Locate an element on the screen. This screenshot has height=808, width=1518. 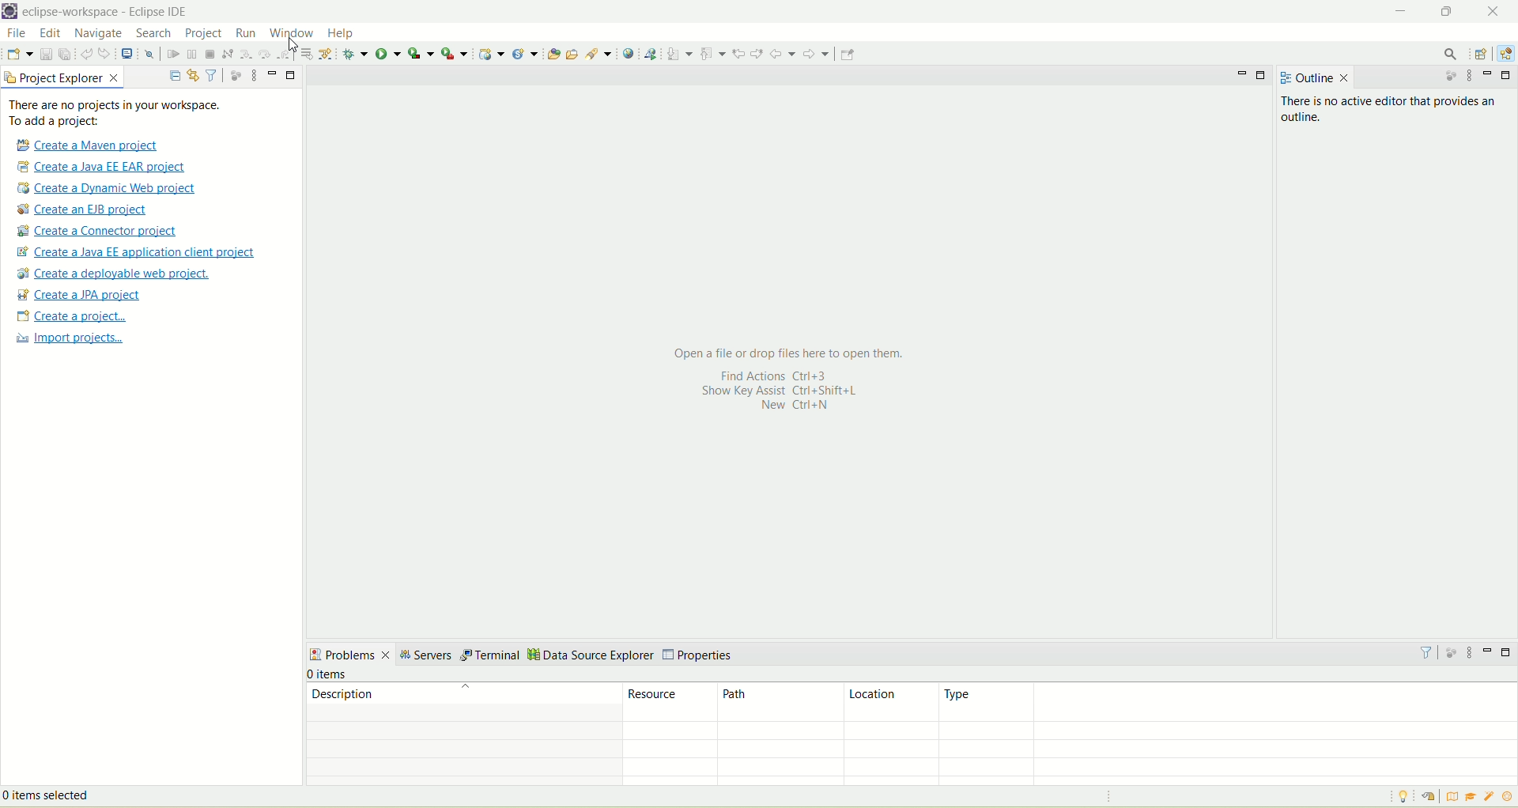
maximize is located at coordinates (1444, 9).